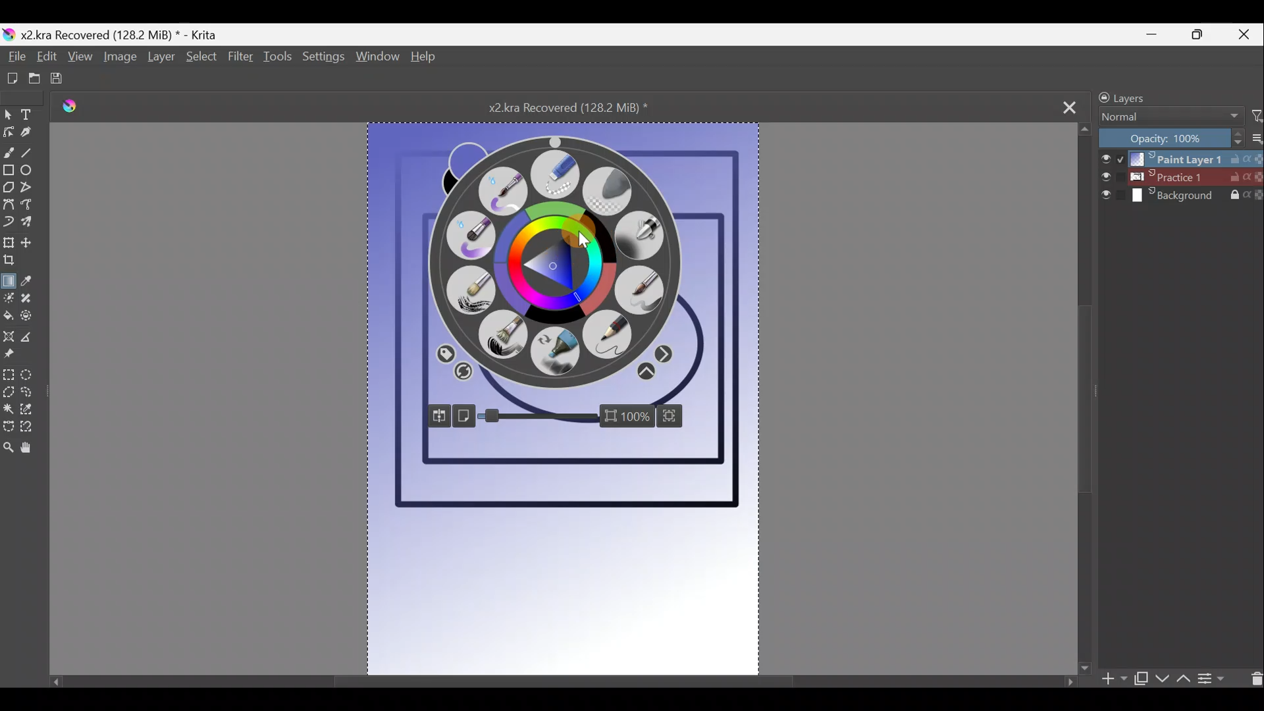 This screenshot has width=1264, height=711. Describe the element at coordinates (642, 291) in the screenshot. I see `Basic 5 size opacity` at that location.